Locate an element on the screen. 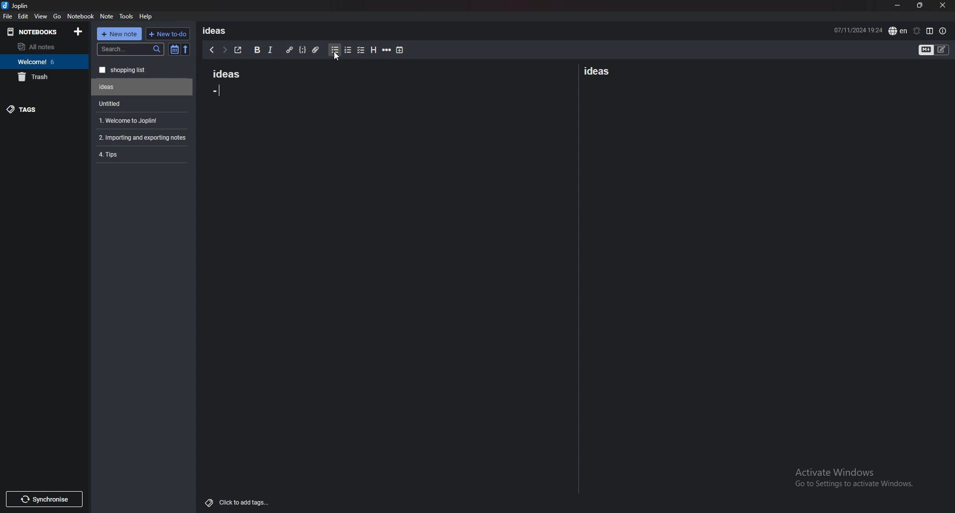 This screenshot has width=955, height=513. attachment is located at coordinates (315, 49).